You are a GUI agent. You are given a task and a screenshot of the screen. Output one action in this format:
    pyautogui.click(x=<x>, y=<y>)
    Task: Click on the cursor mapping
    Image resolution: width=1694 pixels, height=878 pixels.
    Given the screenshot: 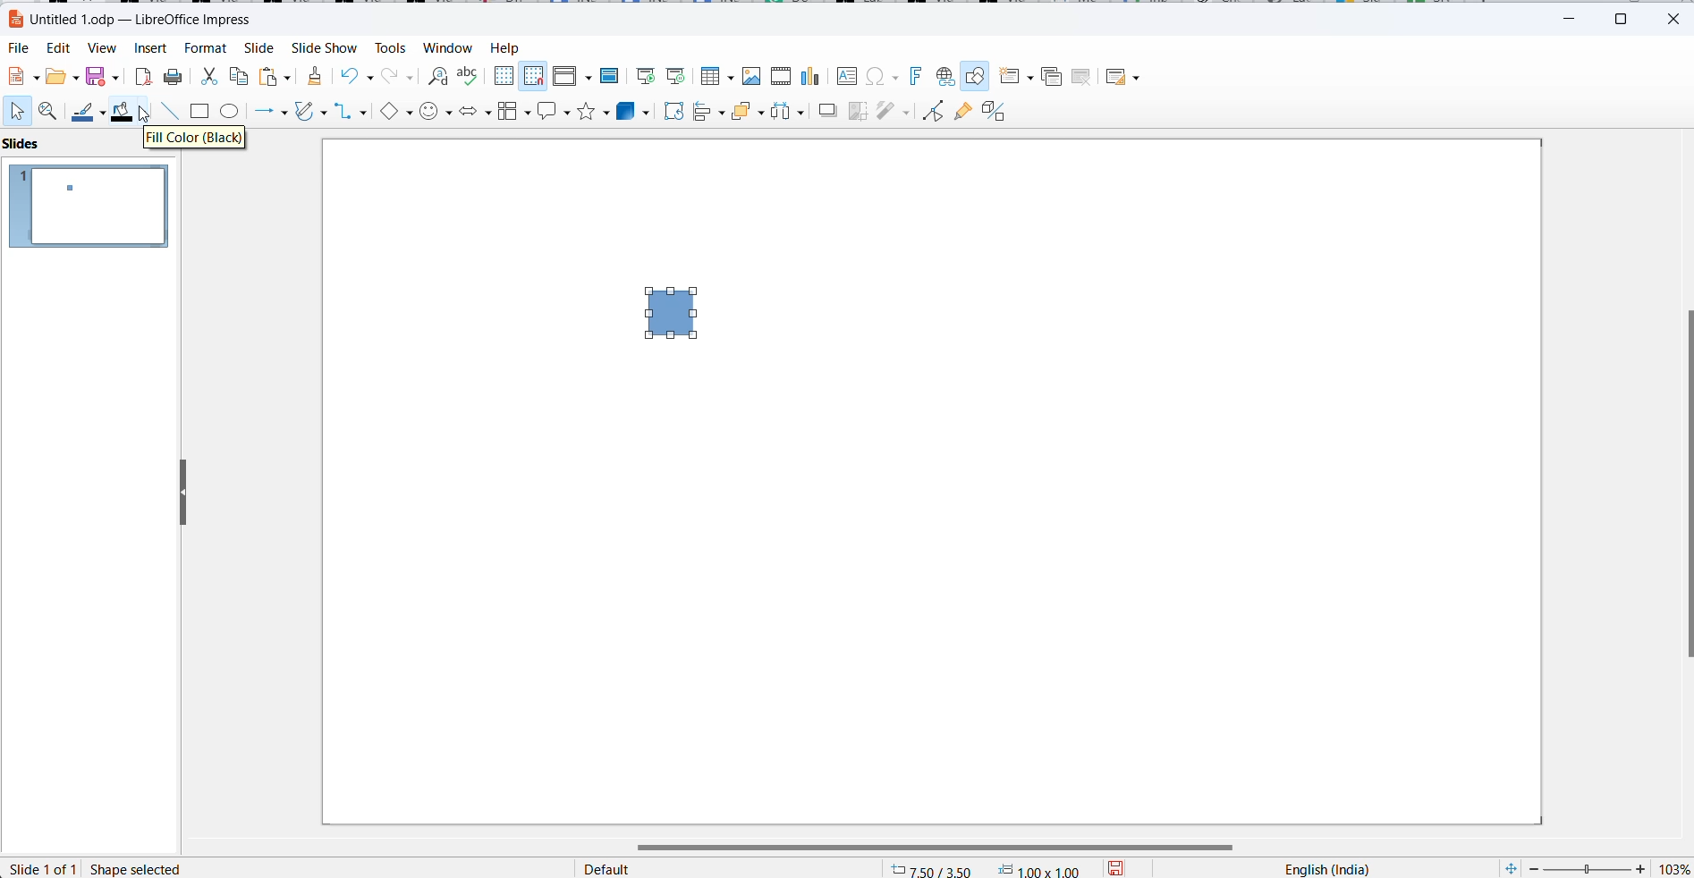 What is the action you would take?
    pyautogui.click(x=987, y=868)
    